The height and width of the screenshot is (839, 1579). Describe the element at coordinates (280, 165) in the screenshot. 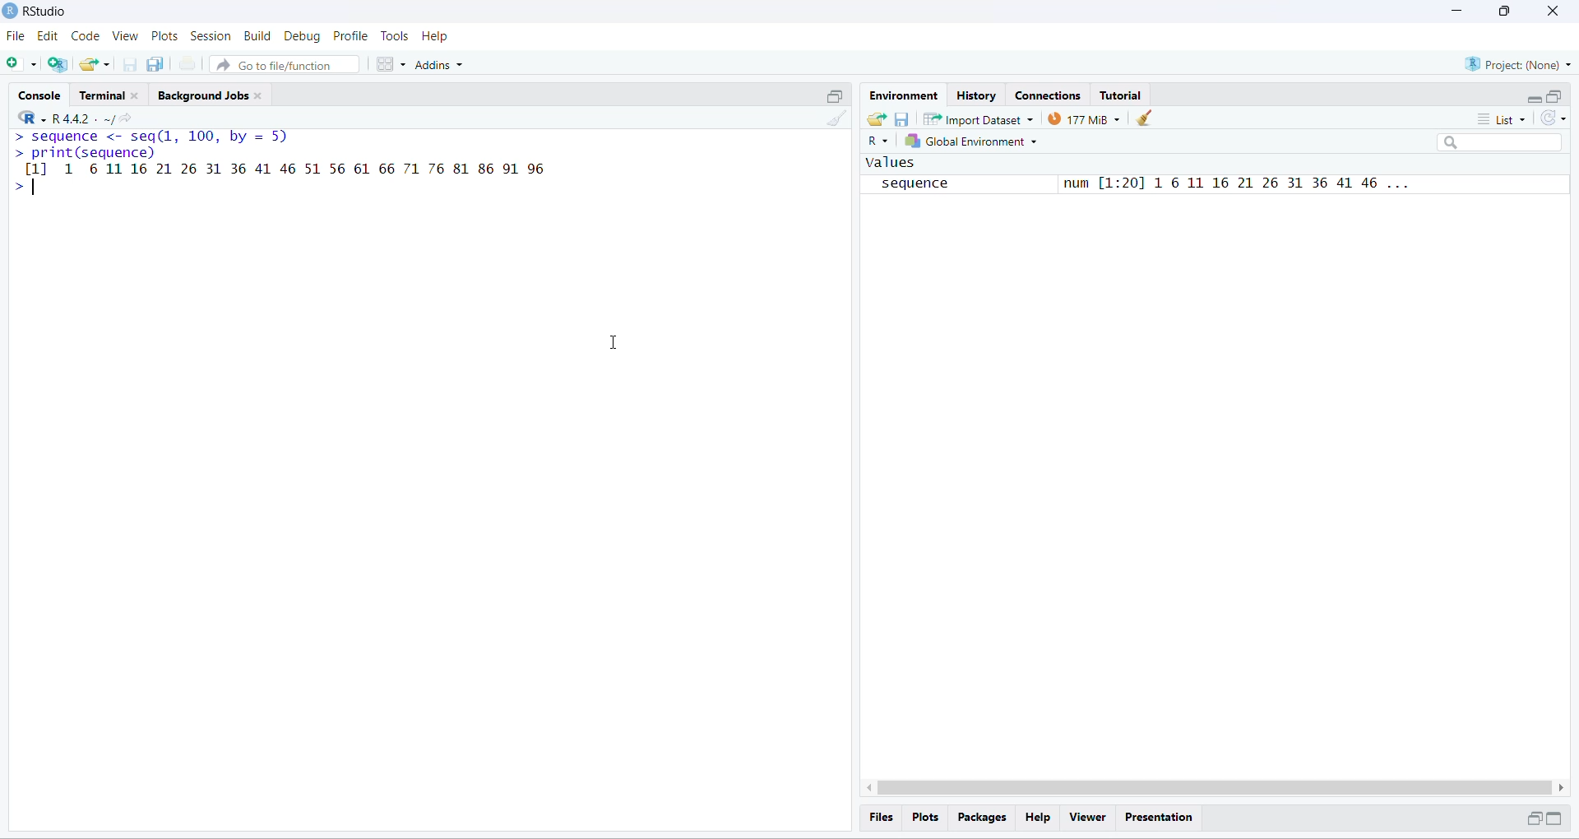

I see `> sequence <- seq(l, 100, by = 5)> print(sequence)[1] 1 611 16 21 26 31 36 41 46 51 56 61 66 71 76 81 86 91 96>` at that location.